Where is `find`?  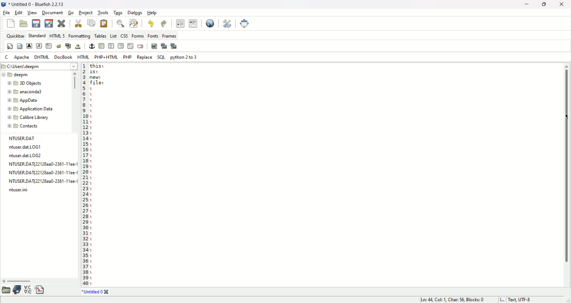
find is located at coordinates (119, 24).